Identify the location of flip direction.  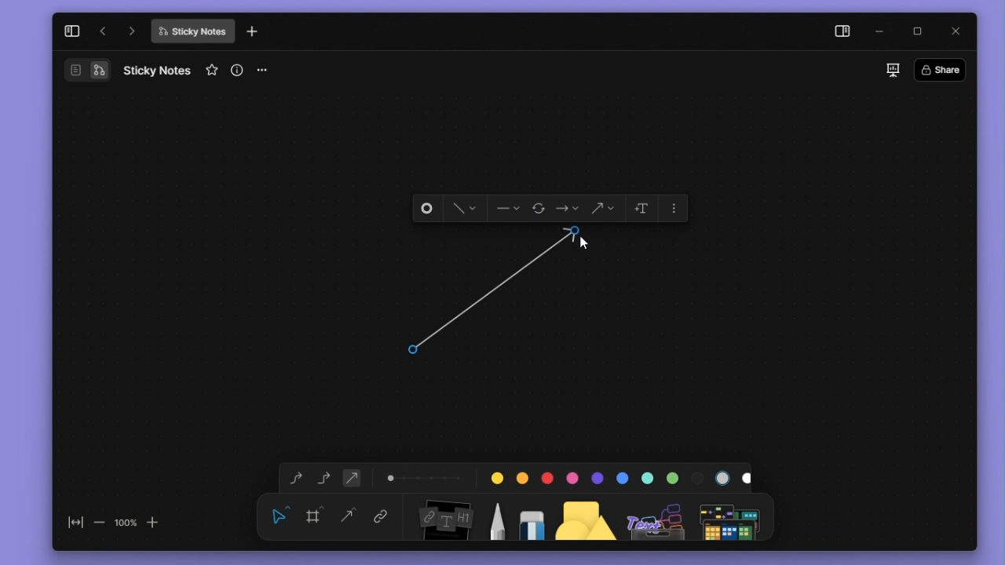
(540, 210).